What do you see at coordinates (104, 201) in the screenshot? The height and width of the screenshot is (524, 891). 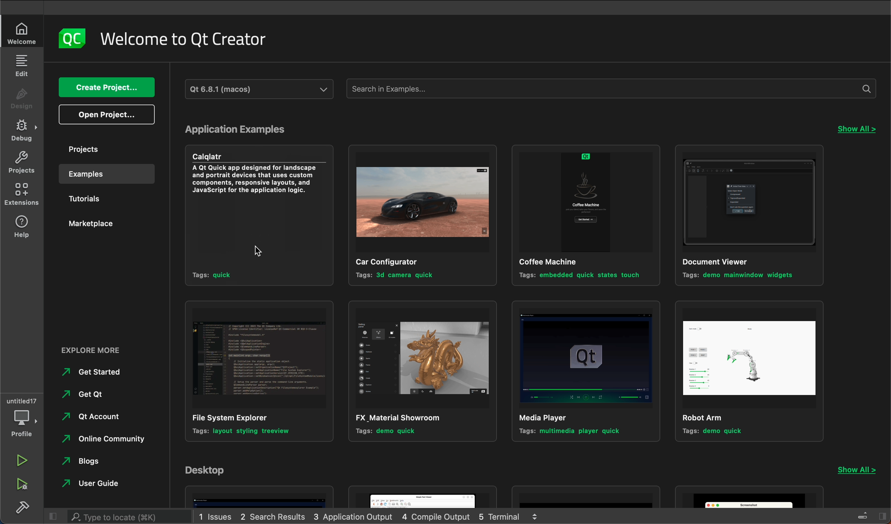 I see `tutorials` at bounding box center [104, 201].